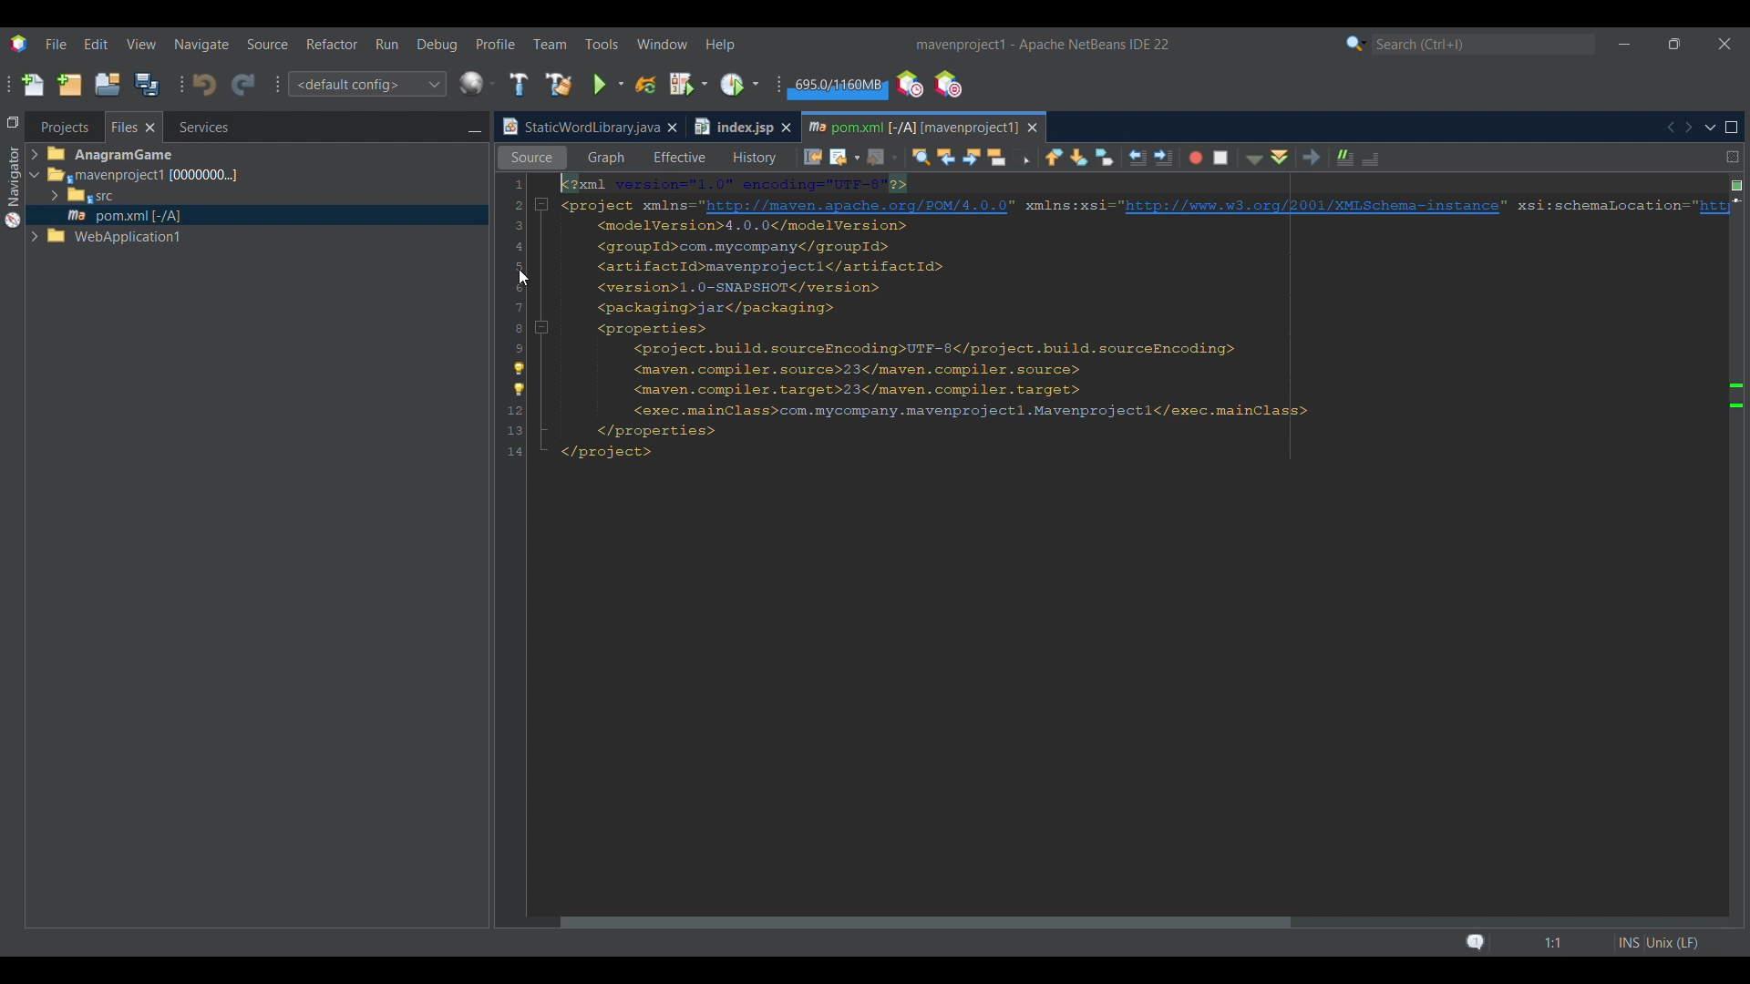  Describe the element at coordinates (1732, 128) in the screenshot. I see `Maximize` at that location.